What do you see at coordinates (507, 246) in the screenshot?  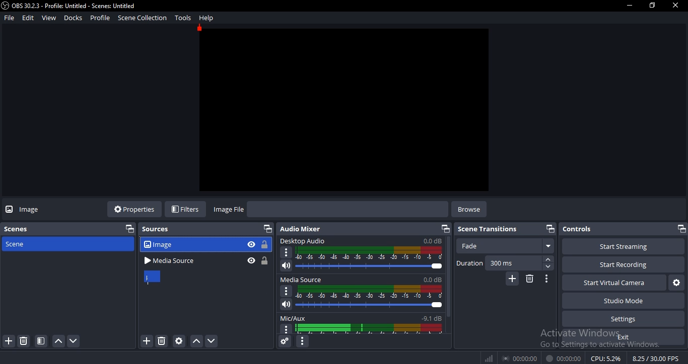 I see `fade` at bounding box center [507, 246].